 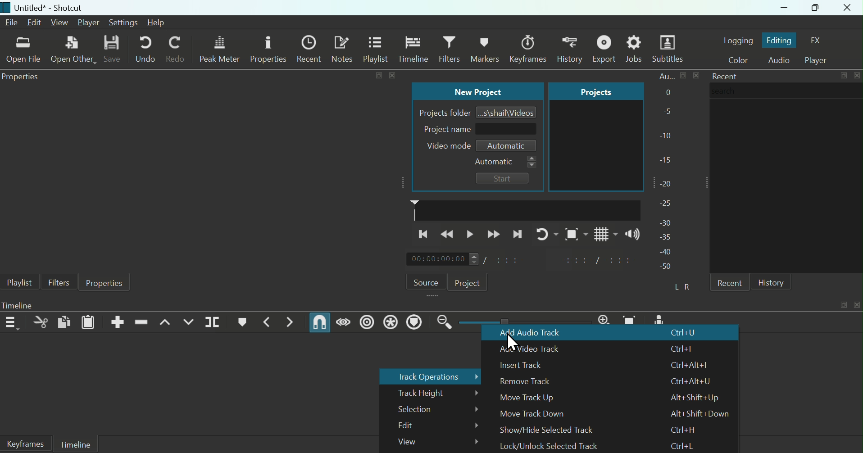 What do you see at coordinates (507, 145) in the screenshot?
I see `Automatic` at bounding box center [507, 145].